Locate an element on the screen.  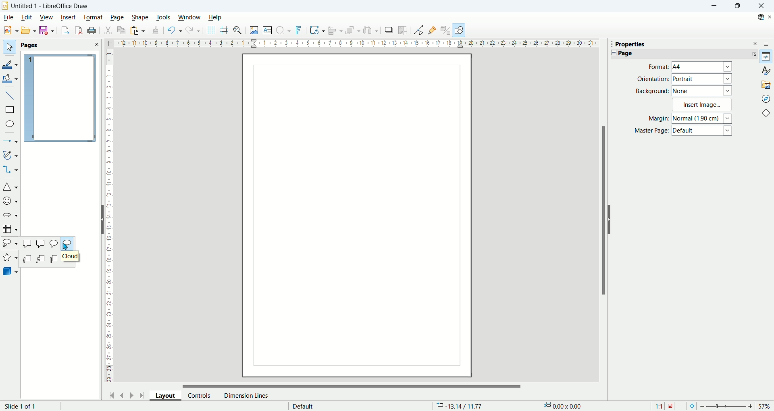
layout is located at coordinates (169, 397).